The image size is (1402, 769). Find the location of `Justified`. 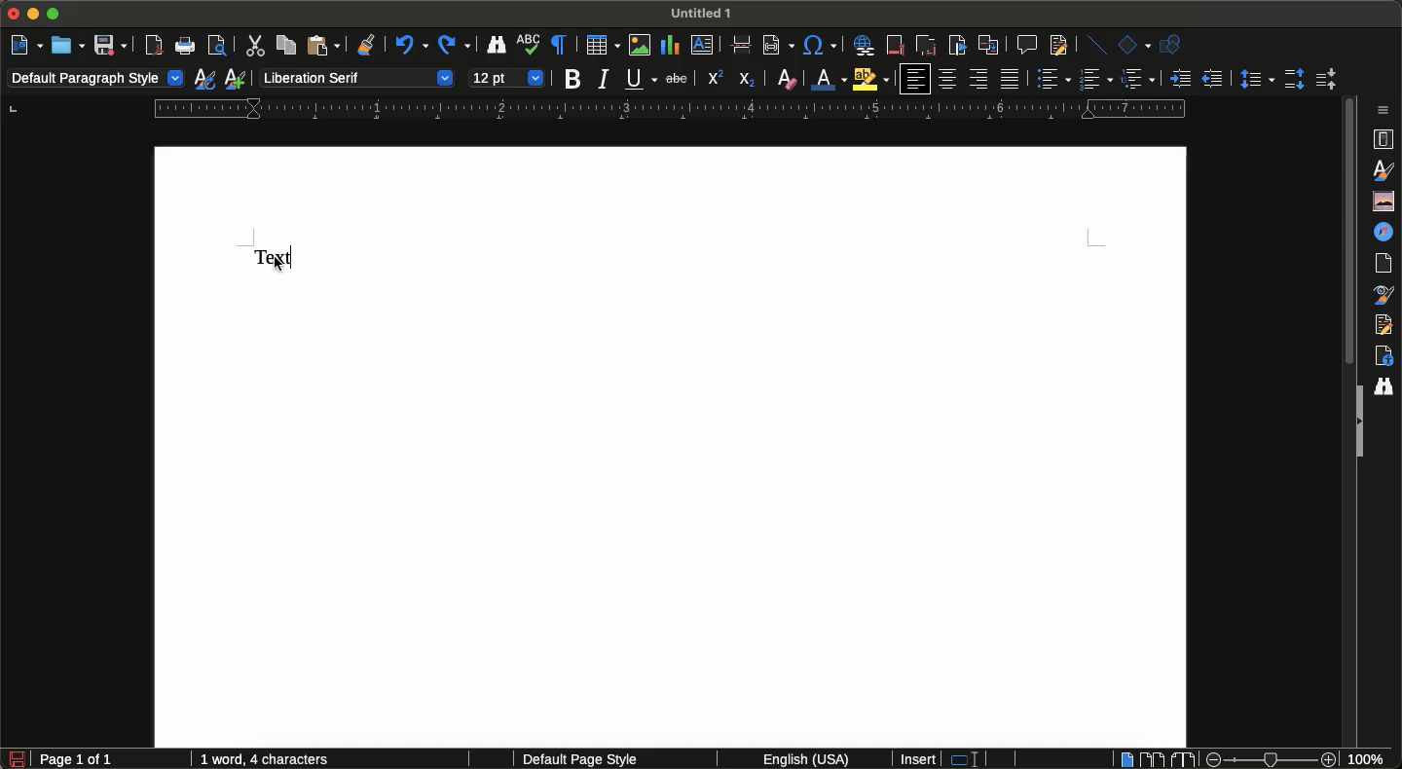

Justified is located at coordinates (1012, 79).